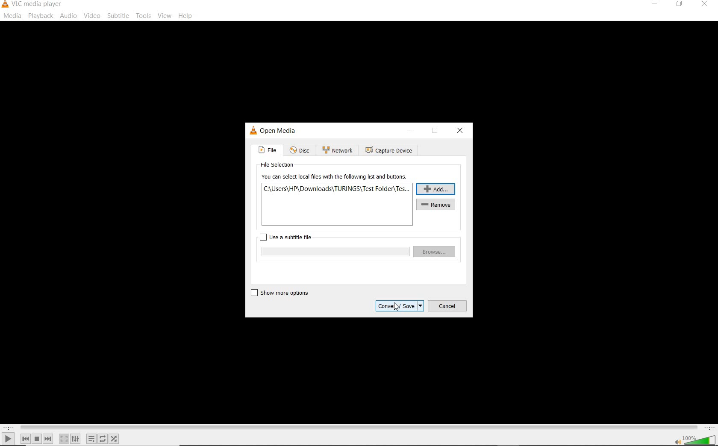 This screenshot has width=718, height=446. Describe the element at coordinates (114, 439) in the screenshot. I see `random` at that location.